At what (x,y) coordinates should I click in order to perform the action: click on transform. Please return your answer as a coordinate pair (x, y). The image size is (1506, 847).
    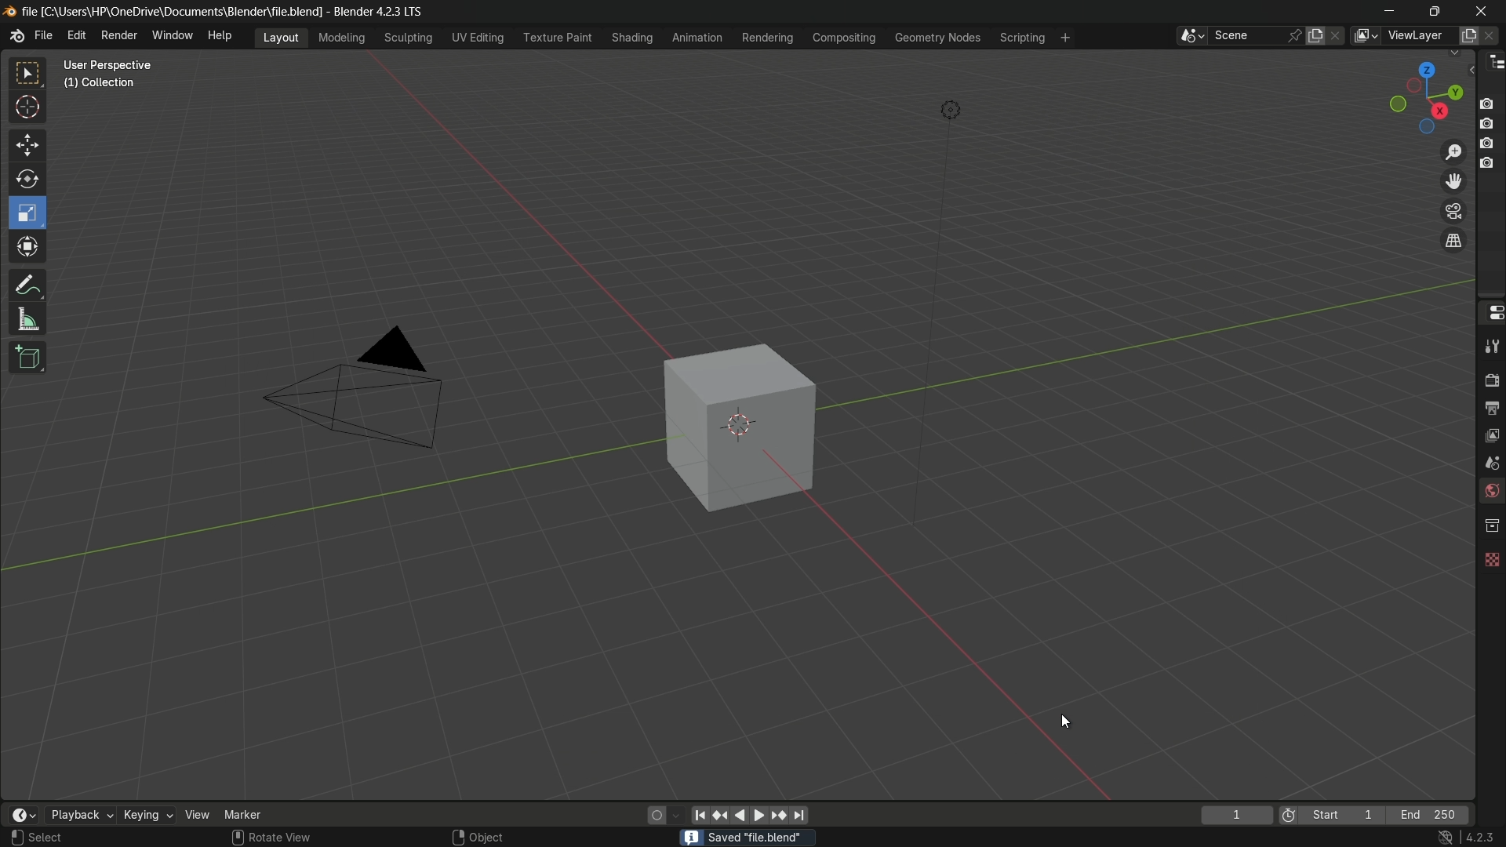
    Looking at the image, I should click on (29, 249).